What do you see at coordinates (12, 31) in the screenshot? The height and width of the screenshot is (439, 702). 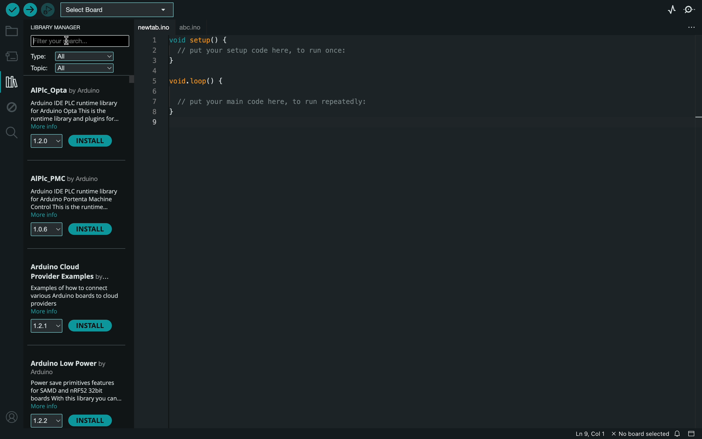 I see `folder` at bounding box center [12, 31].